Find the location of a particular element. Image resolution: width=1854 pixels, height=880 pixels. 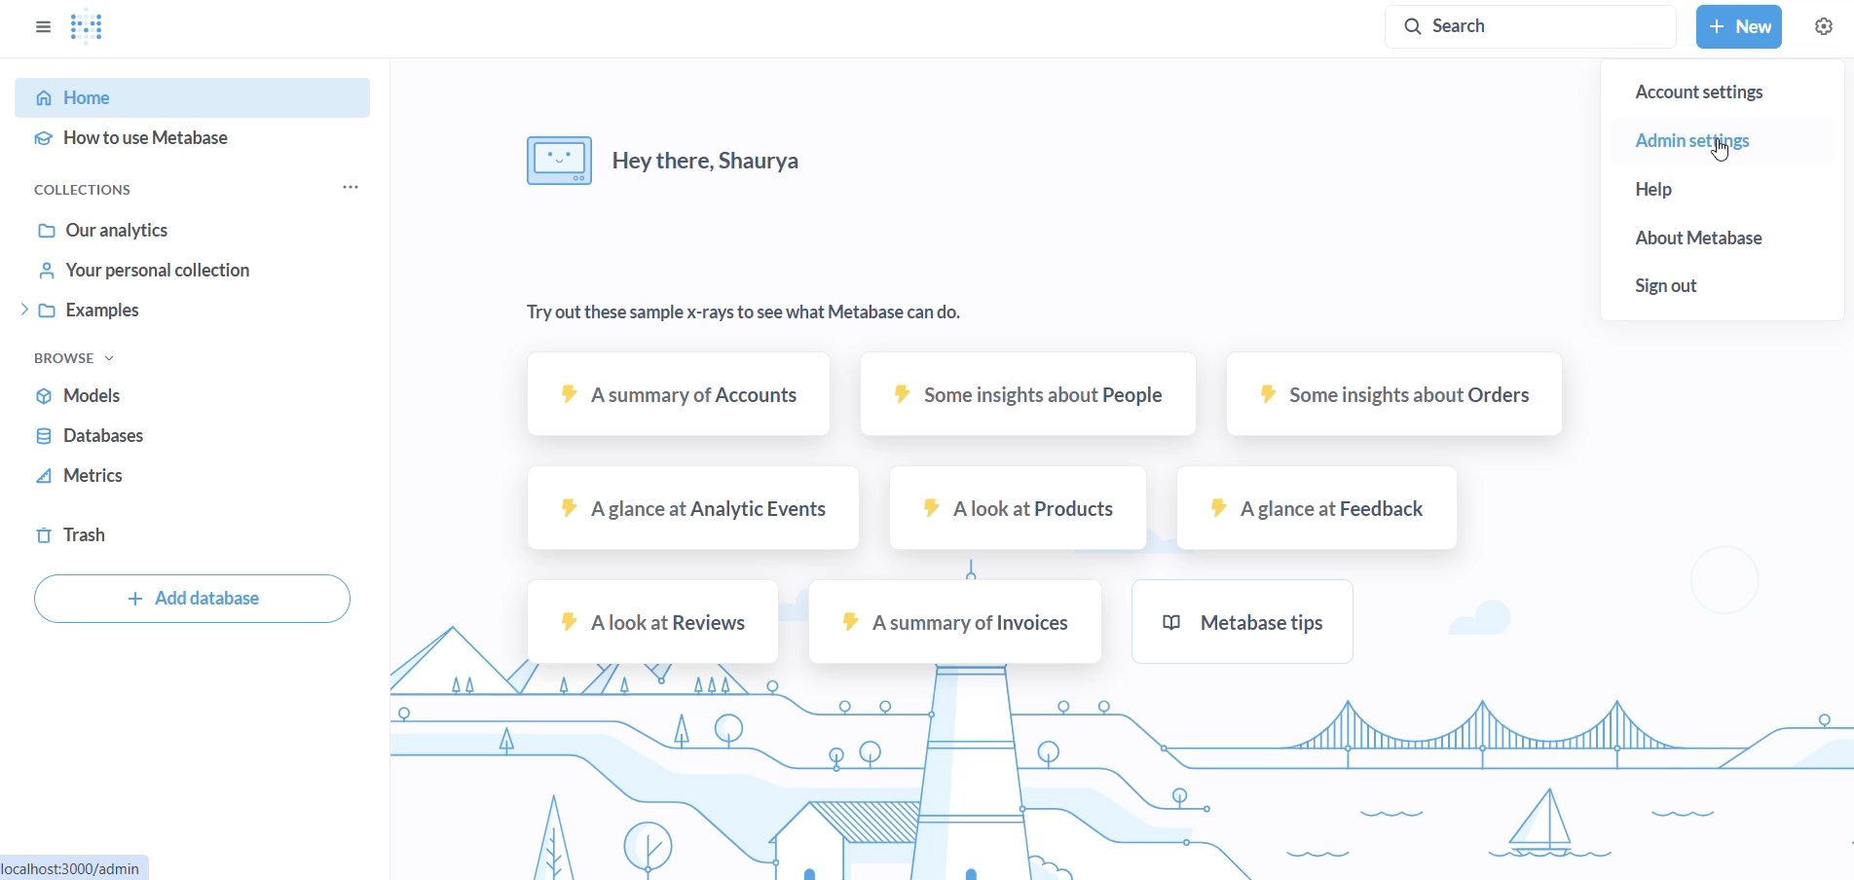

cursor is located at coordinates (1712, 154).